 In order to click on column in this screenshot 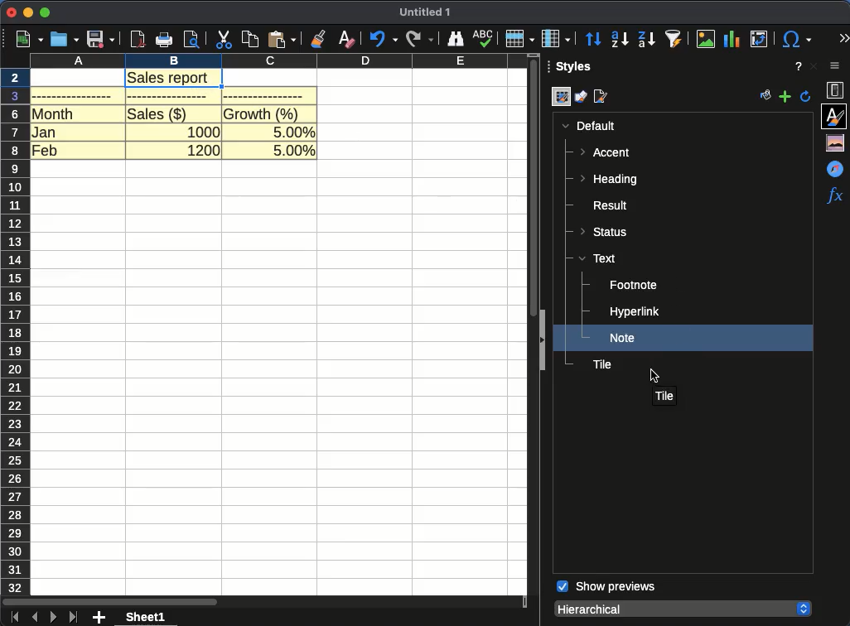, I will do `click(556, 39)`.